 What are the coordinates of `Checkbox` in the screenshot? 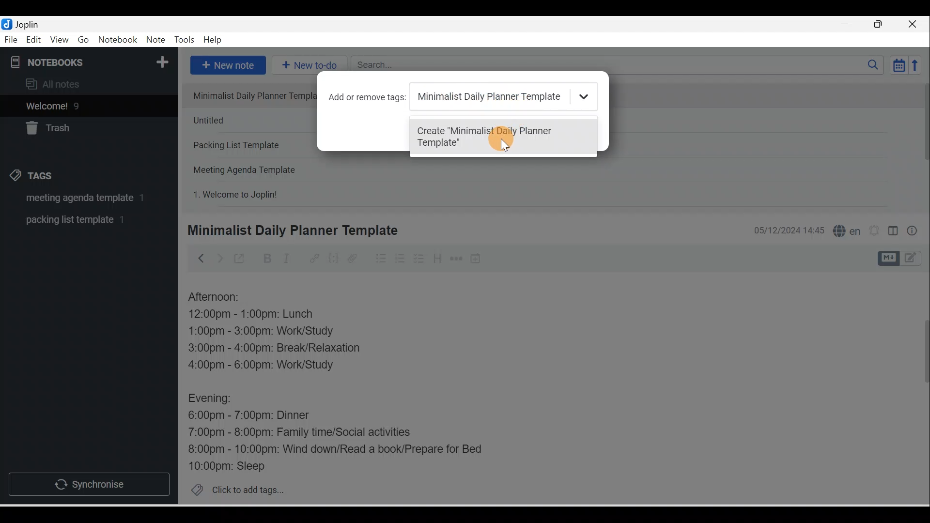 It's located at (418, 259).